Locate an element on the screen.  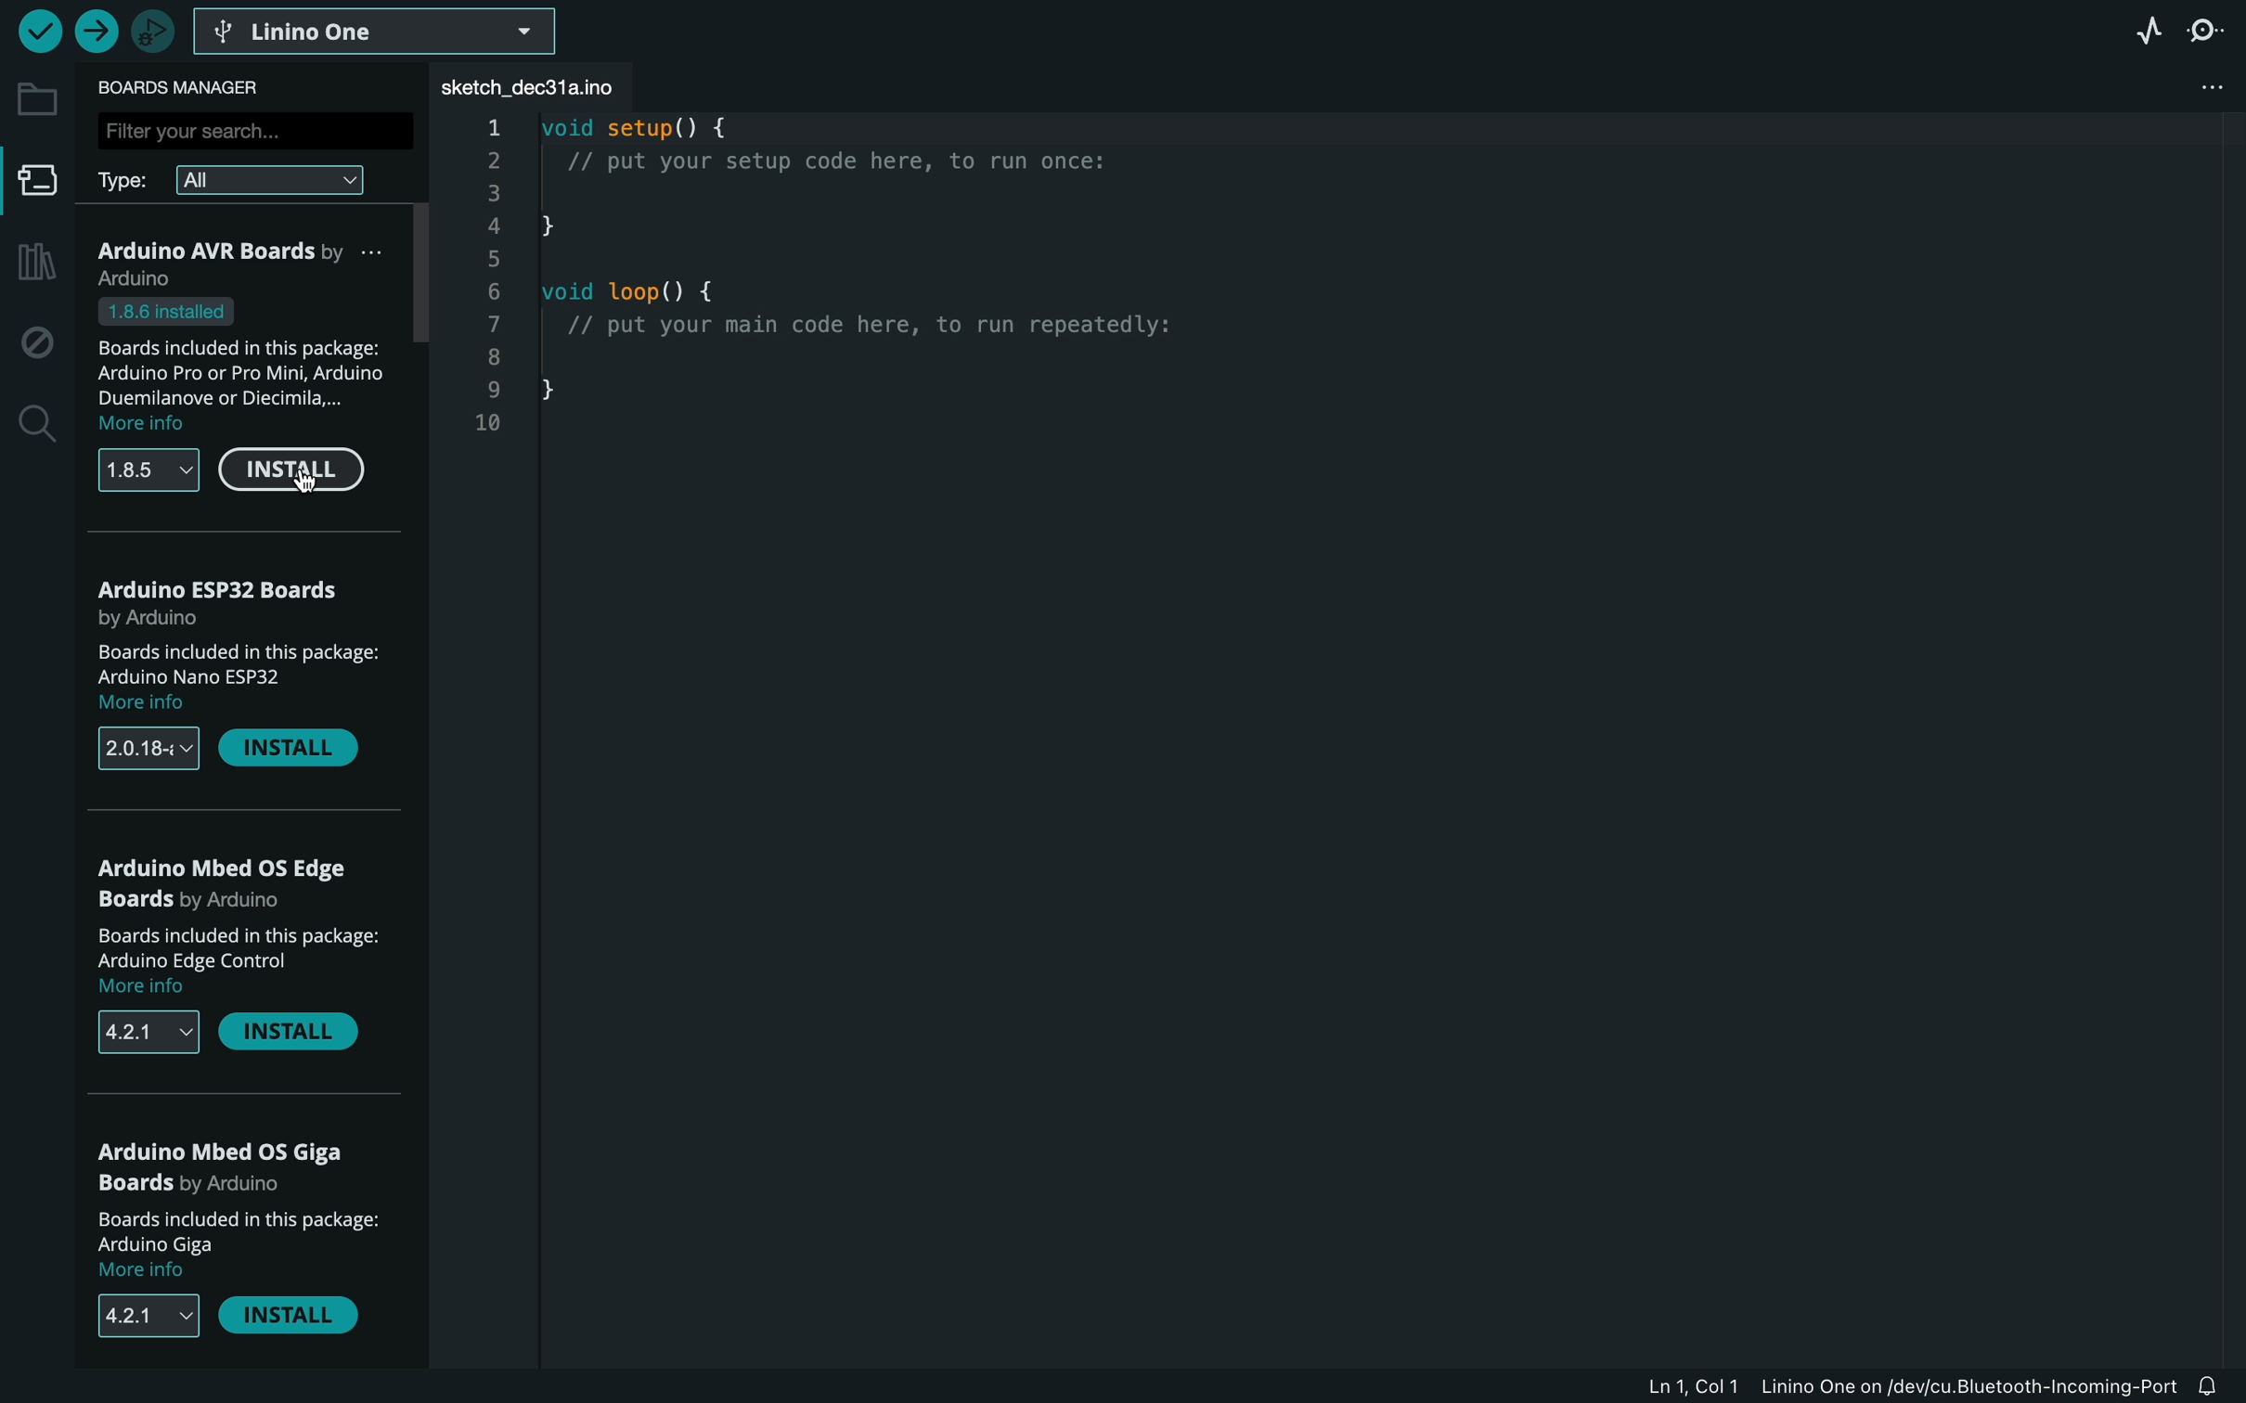
versions is located at coordinates (148, 471).